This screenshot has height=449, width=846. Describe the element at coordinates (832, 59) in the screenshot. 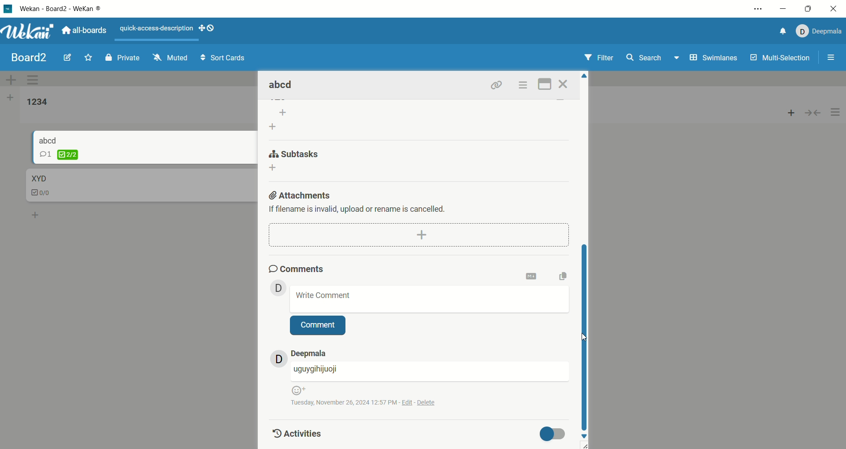

I see `options` at that location.